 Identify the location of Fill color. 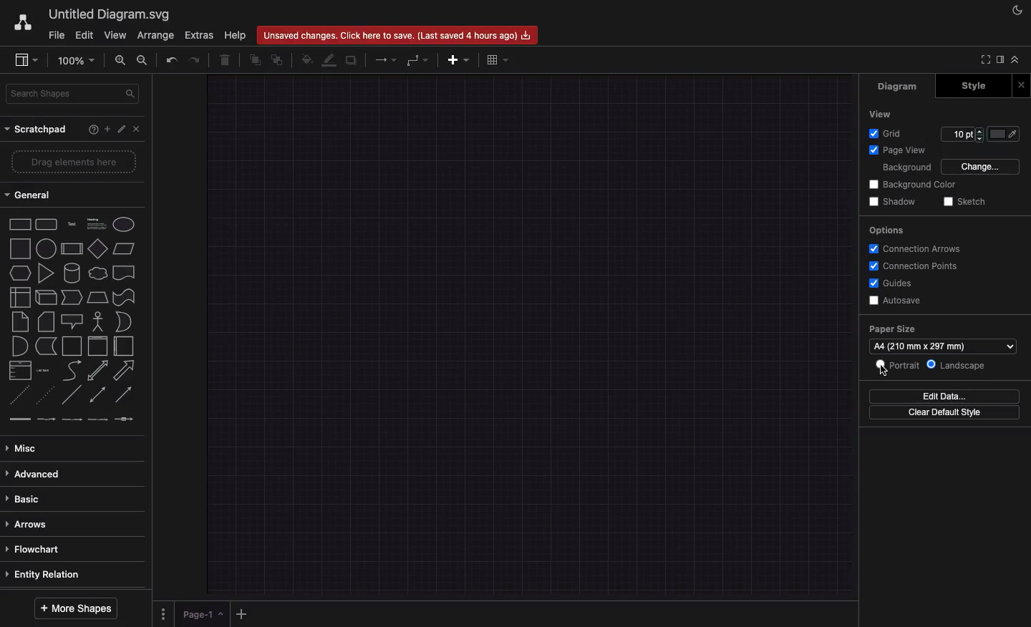
(1007, 138).